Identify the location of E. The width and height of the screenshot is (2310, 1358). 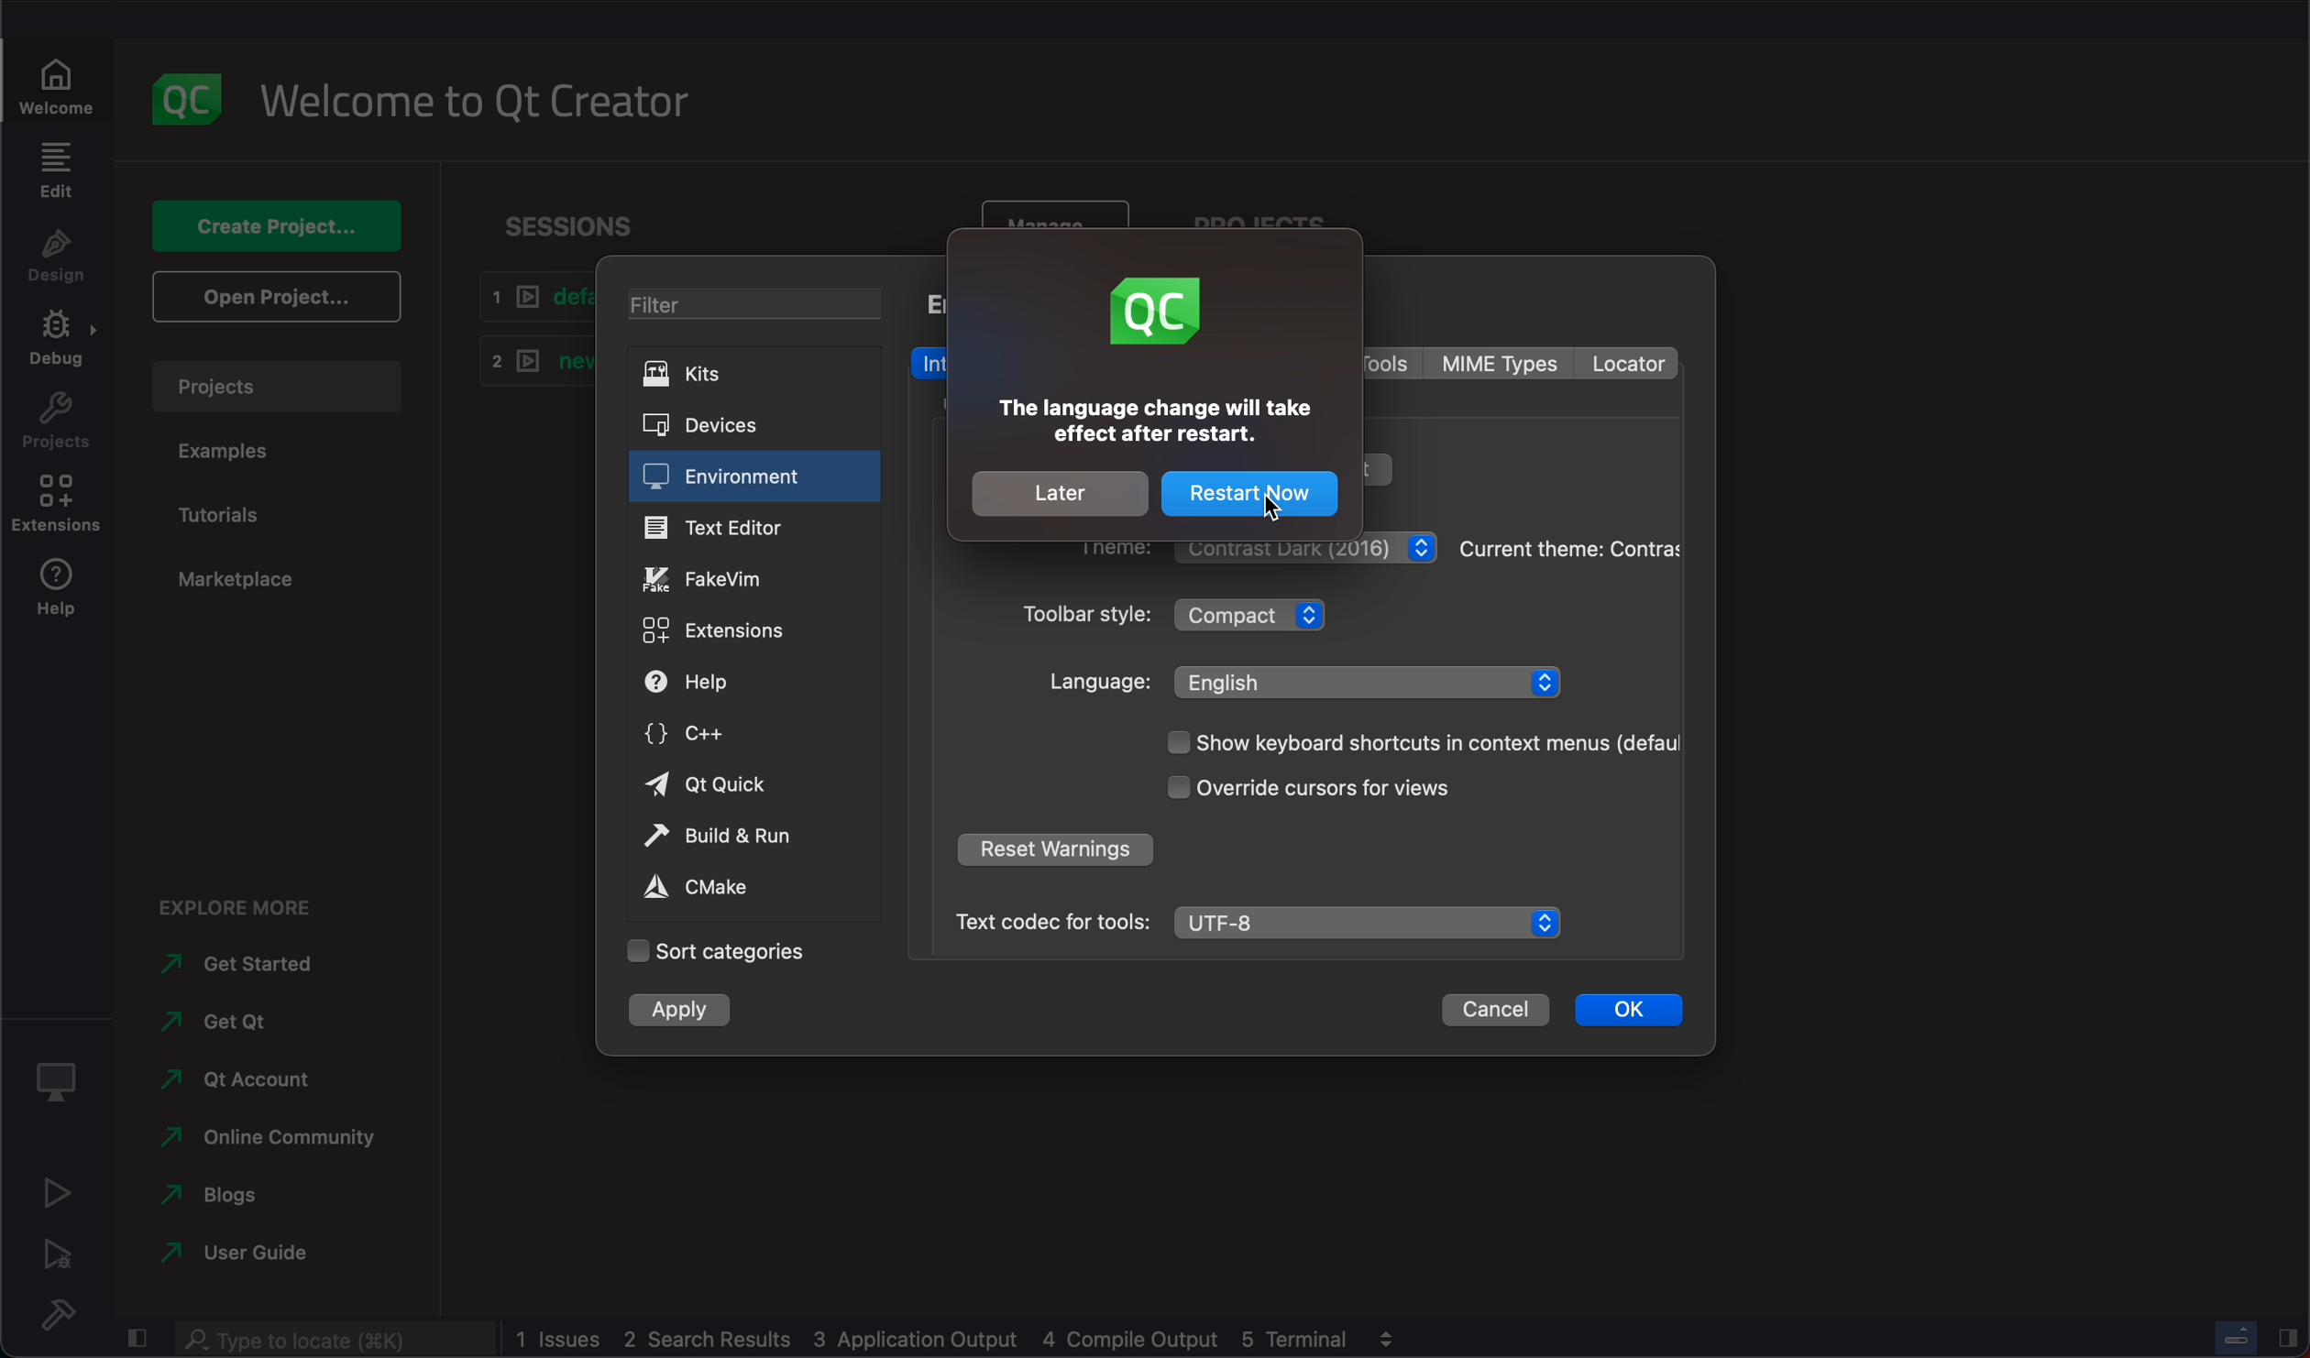
(931, 308).